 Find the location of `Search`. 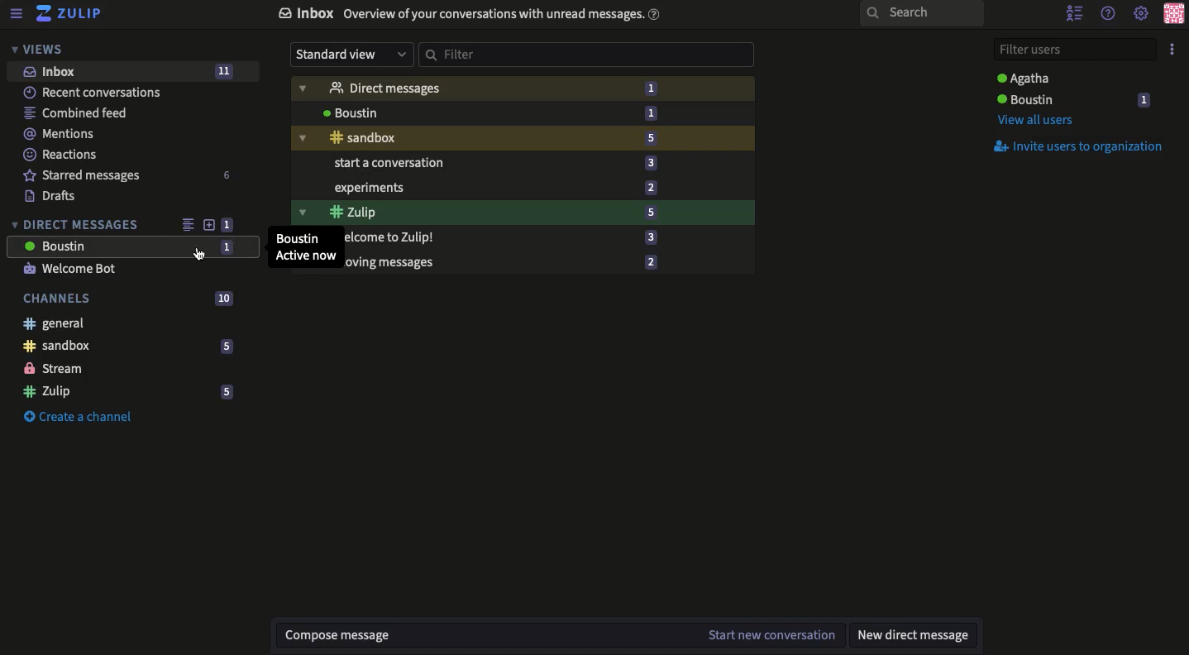

Search is located at coordinates (922, 15).